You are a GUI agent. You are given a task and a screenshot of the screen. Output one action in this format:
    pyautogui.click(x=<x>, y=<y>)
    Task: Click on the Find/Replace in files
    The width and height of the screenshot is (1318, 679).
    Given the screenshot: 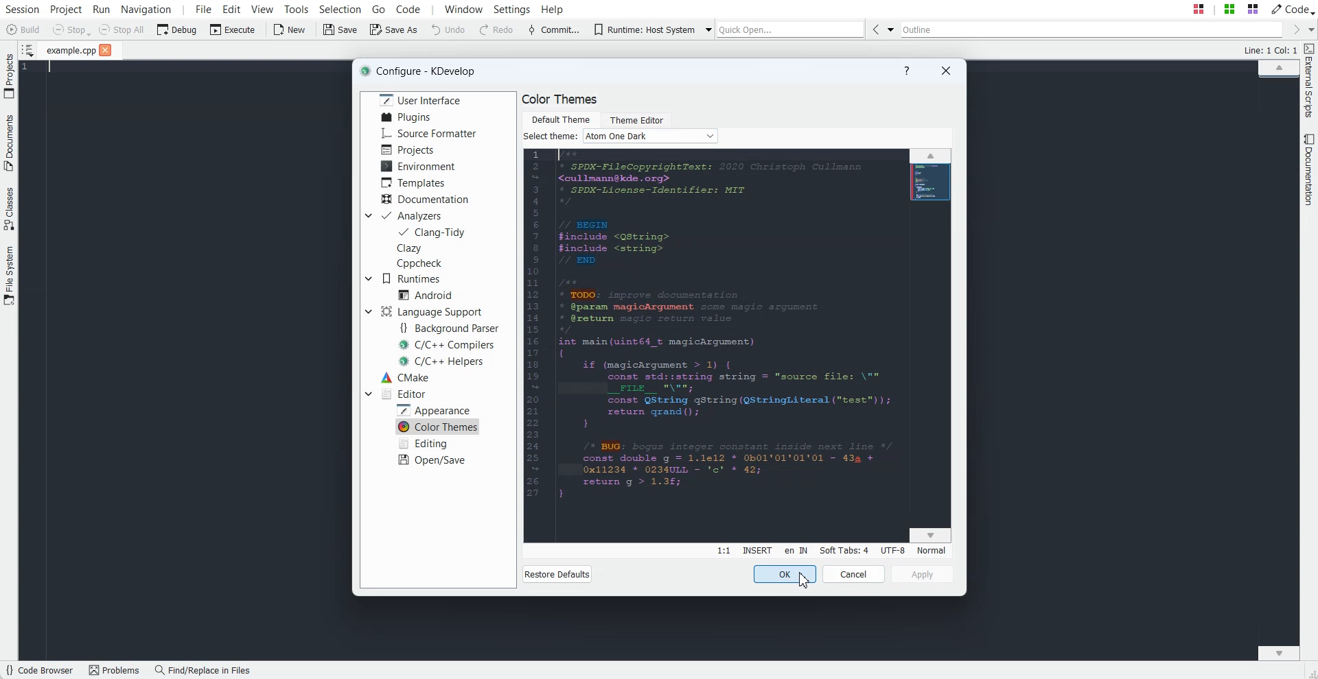 What is the action you would take?
    pyautogui.click(x=206, y=671)
    